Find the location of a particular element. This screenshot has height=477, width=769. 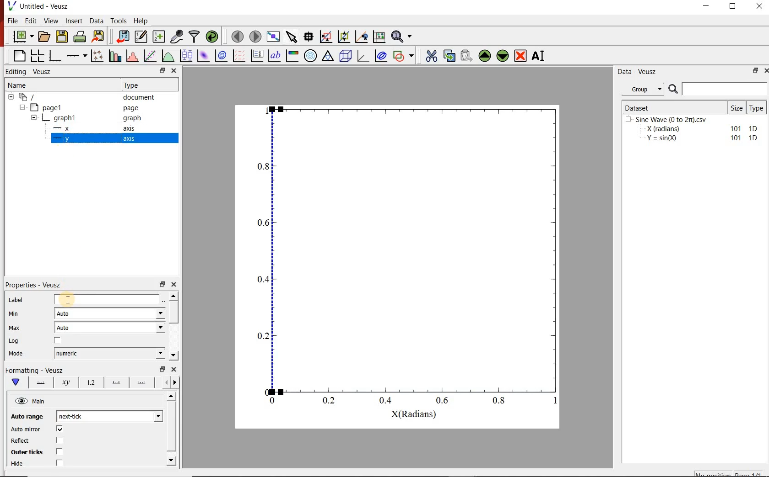

Close is located at coordinates (174, 369).